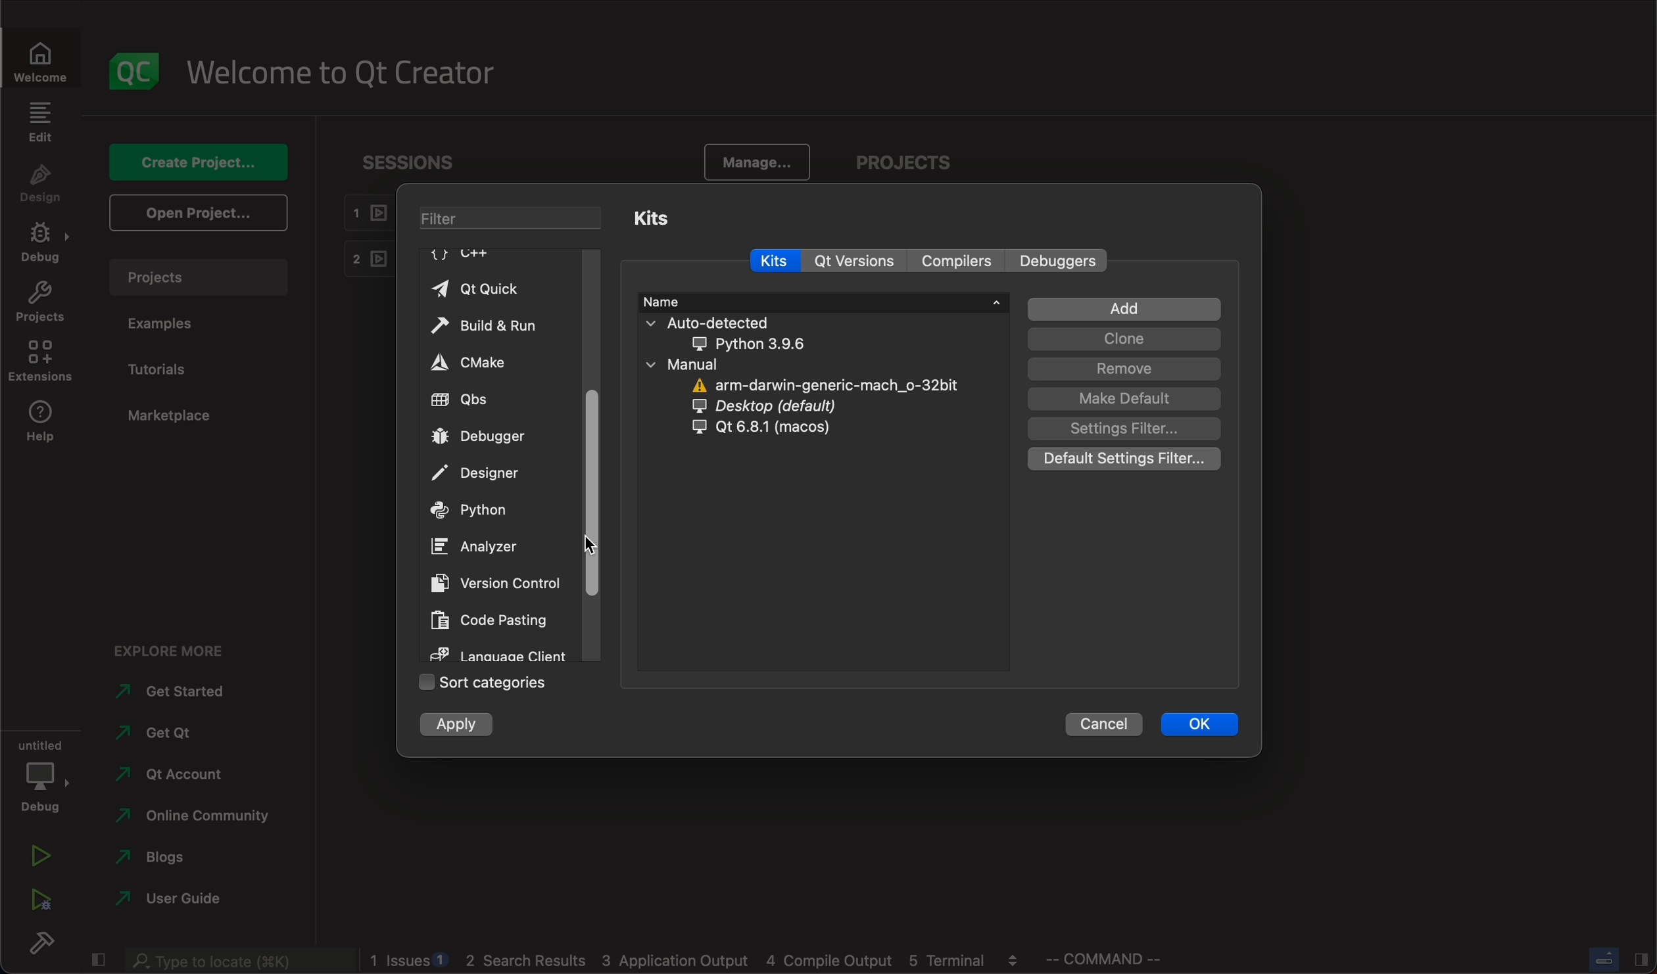 This screenshot has height=974, width=1657. I want to click on create, so click(195, 161).